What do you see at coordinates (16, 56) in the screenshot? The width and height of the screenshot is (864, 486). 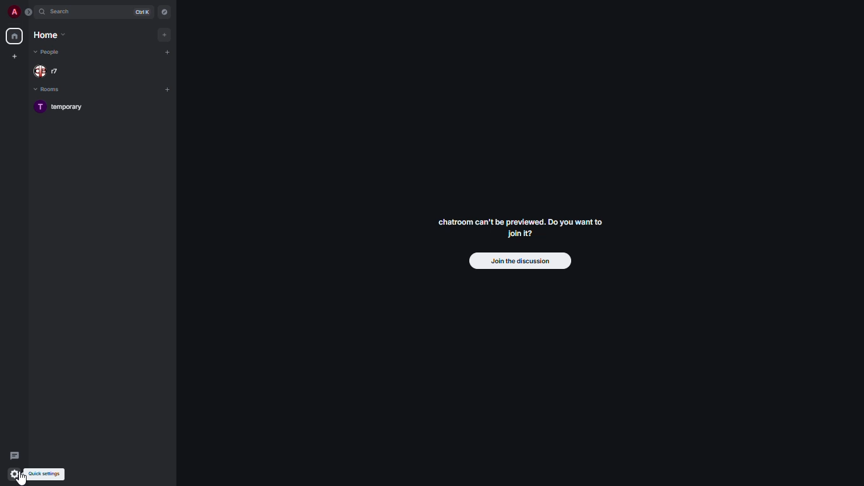 I see `create new space` at bounding box center [16, 56].